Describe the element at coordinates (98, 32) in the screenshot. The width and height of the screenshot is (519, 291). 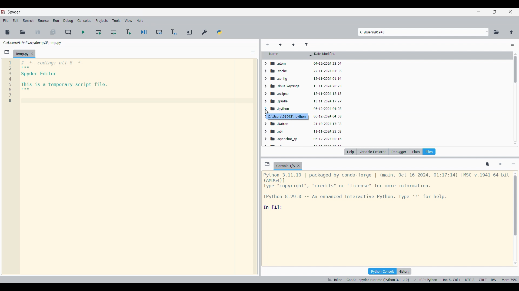
I see `Run current cell` at that location.